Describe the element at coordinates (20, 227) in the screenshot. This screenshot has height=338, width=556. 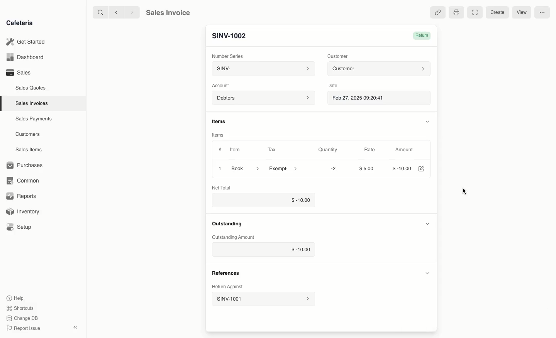
I see `Setup` at that location.